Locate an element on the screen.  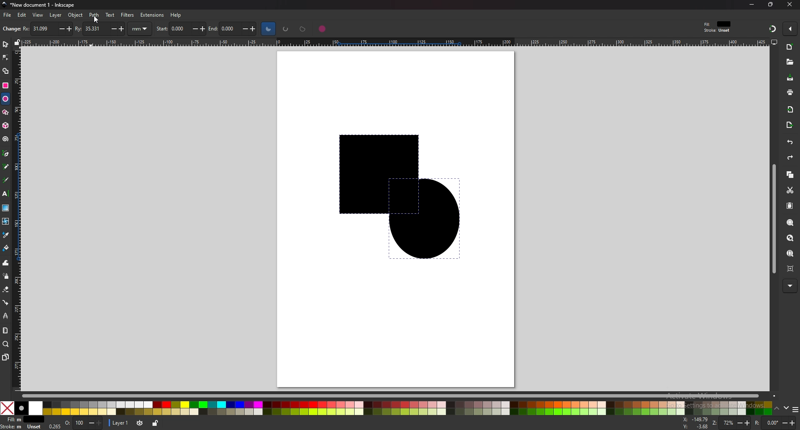
mm is located at coordinates (141, 29).